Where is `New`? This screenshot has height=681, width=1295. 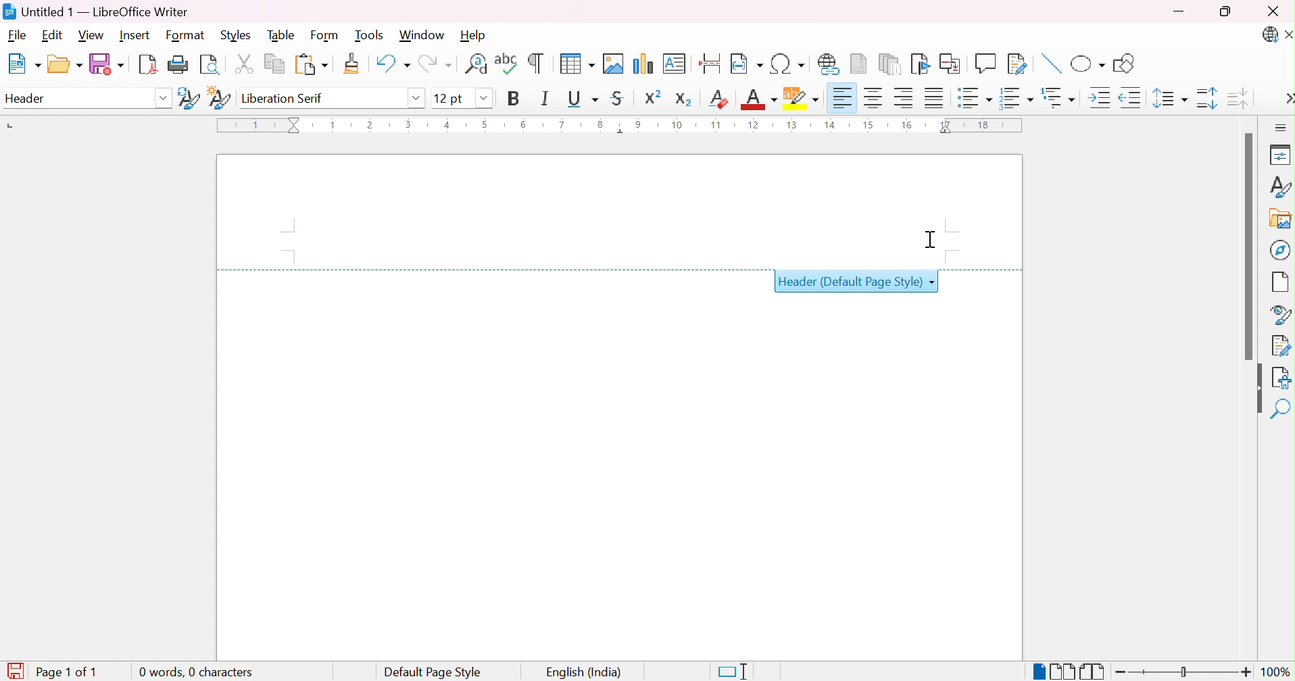
New is located at coordinates (27, 64).